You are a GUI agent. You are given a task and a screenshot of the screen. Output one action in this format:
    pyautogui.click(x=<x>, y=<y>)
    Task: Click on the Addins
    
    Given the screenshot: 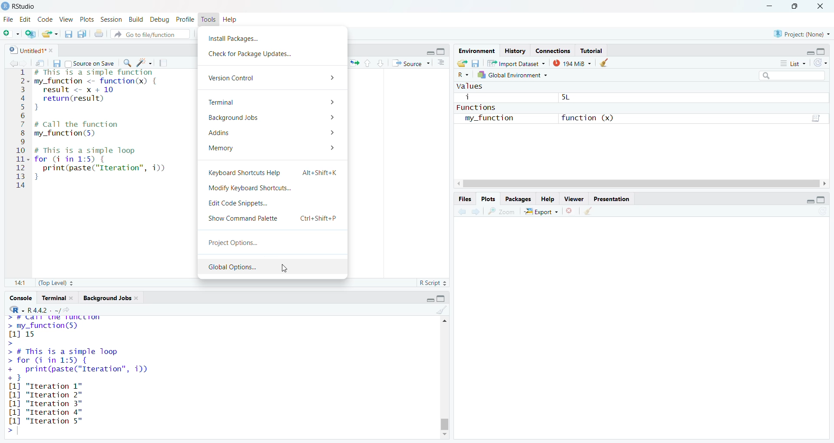 What is the action you would take?
    pyautogui.click(x=270, y=133)
    